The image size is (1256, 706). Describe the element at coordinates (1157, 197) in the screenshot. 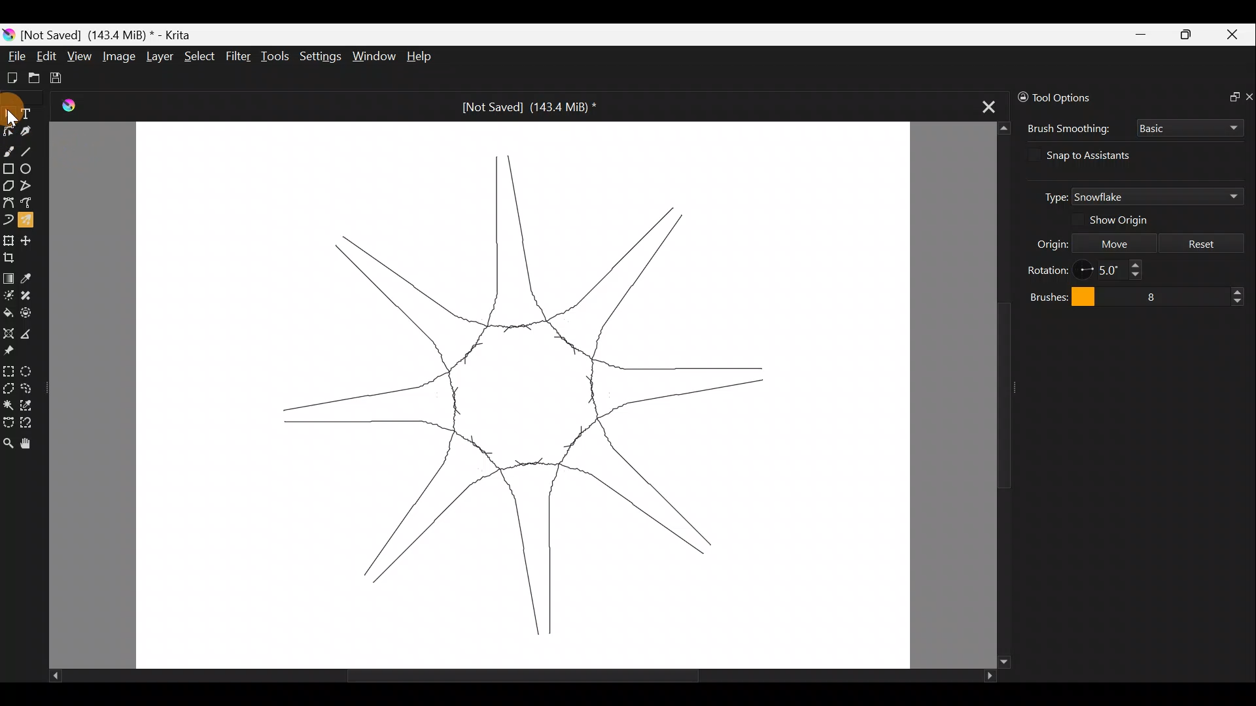

I see `Snowflake` at that location.